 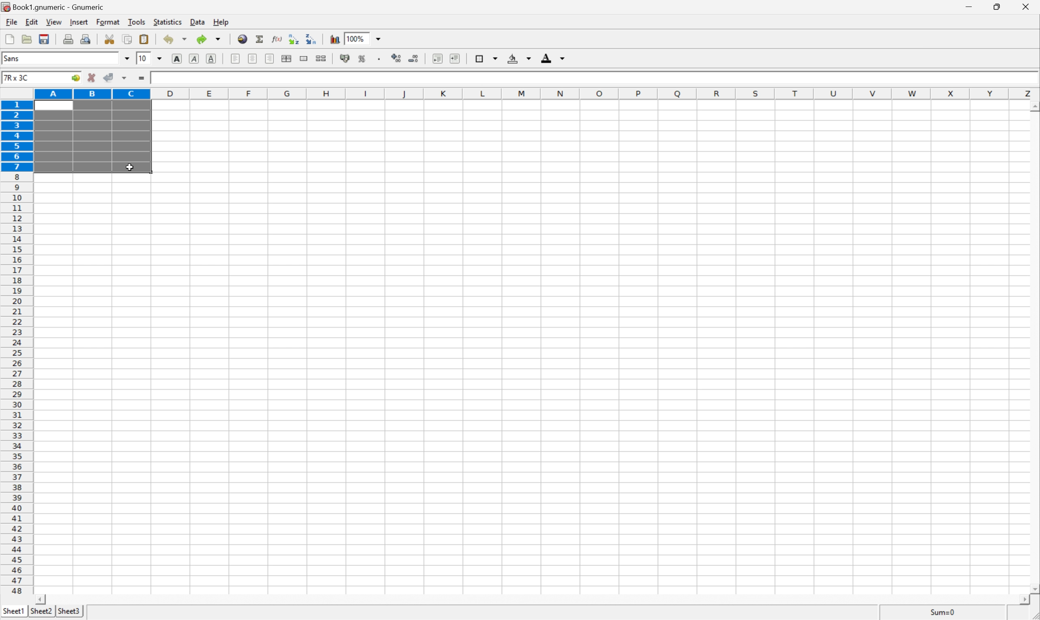 I want to click on insert chart, so click(x=334, y=38).